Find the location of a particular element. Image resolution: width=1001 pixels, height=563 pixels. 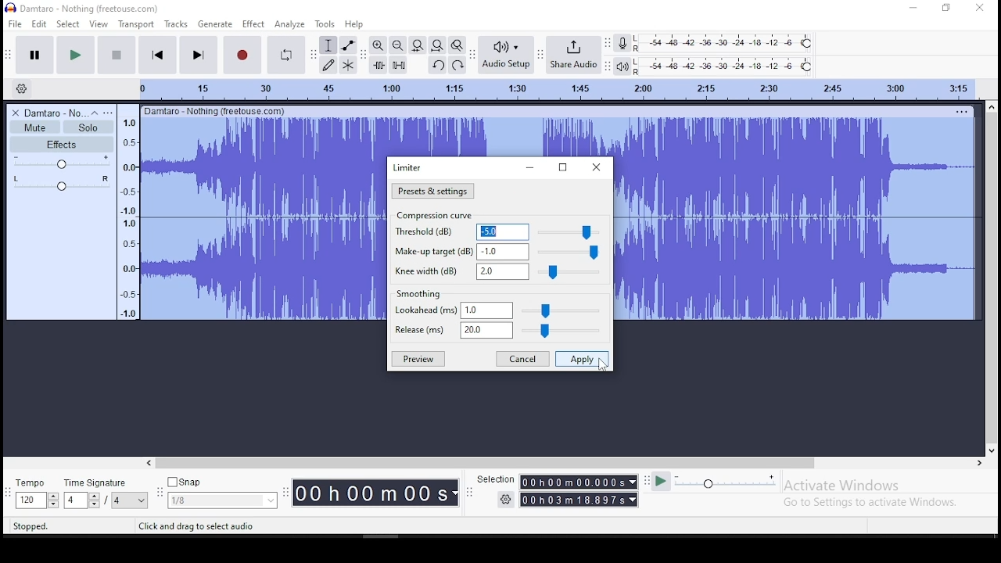

playback speed is located at coordinates (714, 483).